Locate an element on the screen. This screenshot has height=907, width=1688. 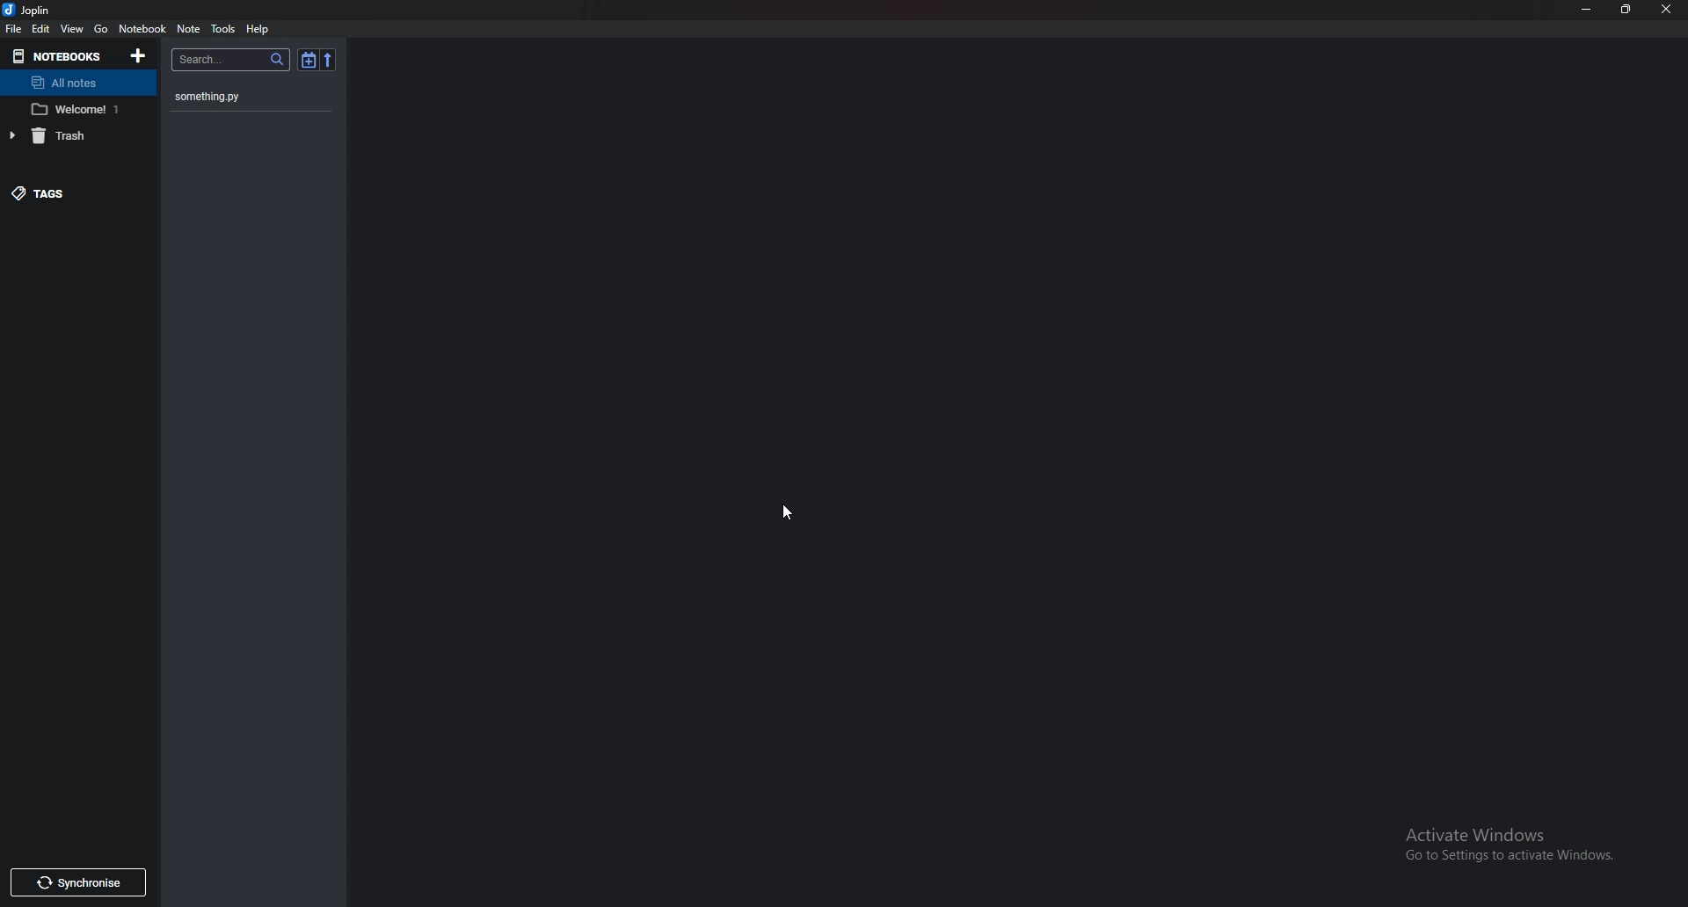
Trash is located at coordinates (62, 138).